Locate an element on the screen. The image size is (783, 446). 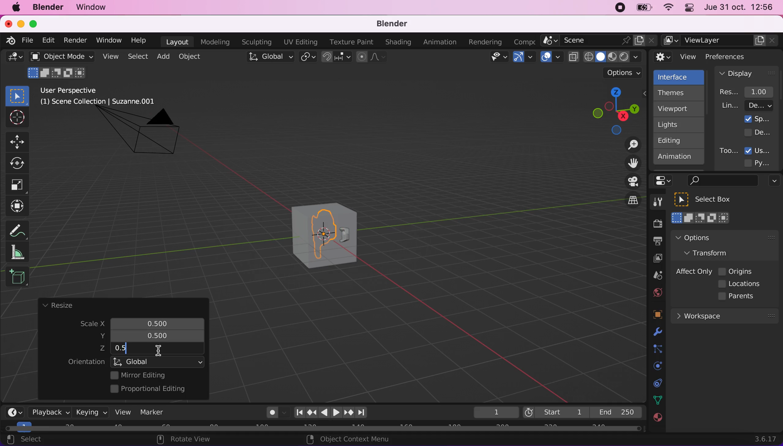
sculpting is located at coordinates (255, 42).